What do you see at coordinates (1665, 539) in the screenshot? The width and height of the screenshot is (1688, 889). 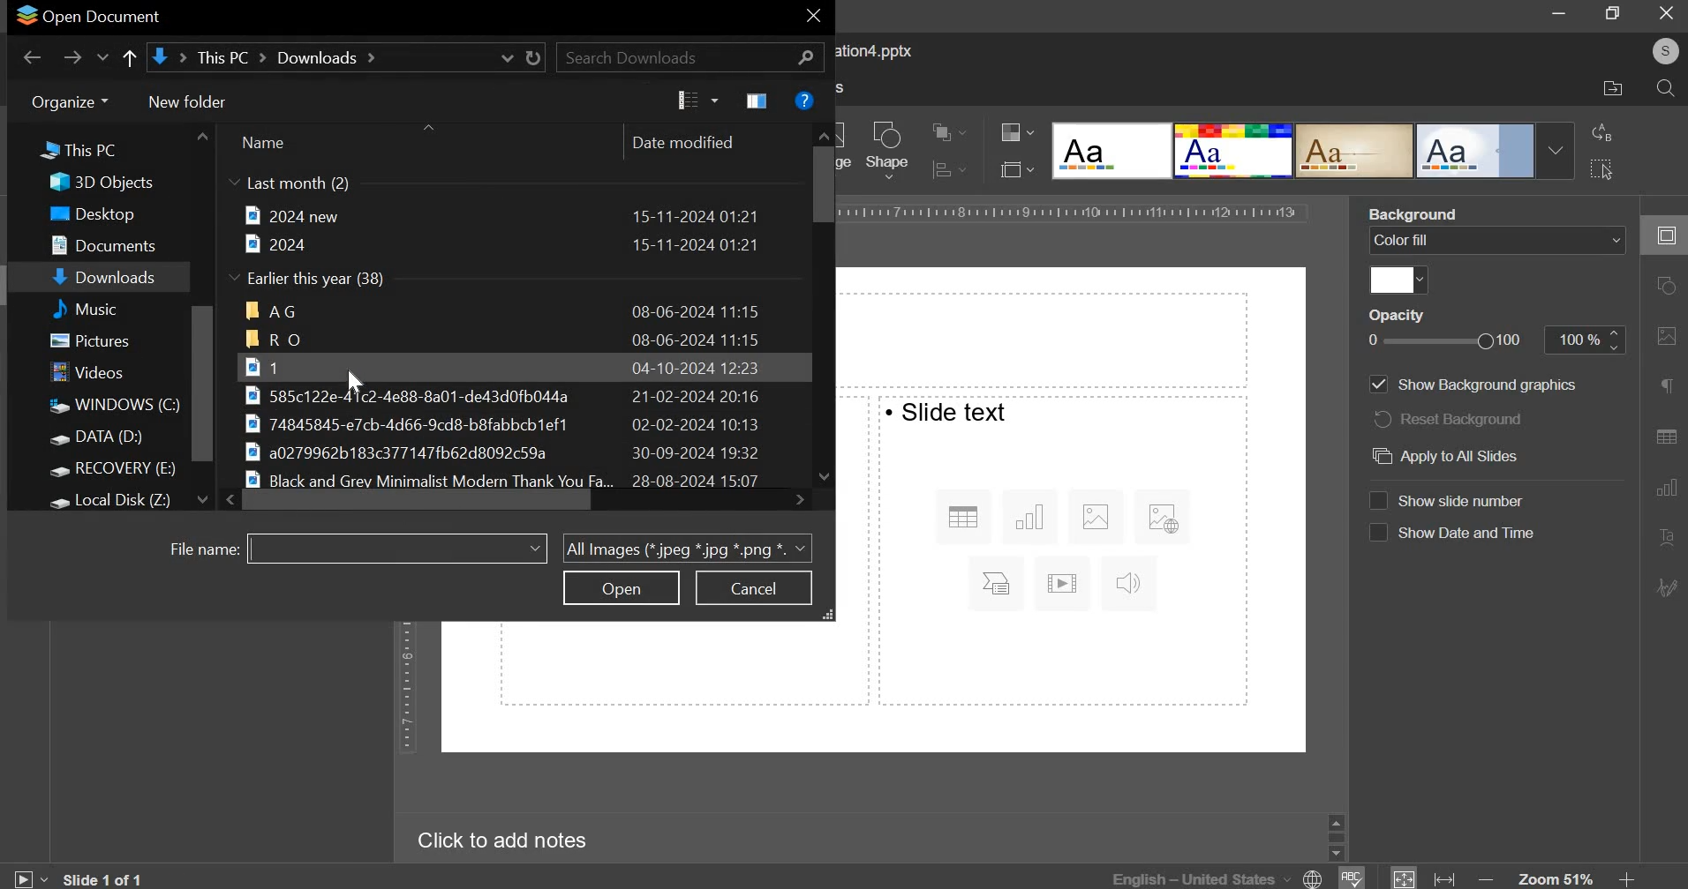 I see `text art` at bounding box center [1665, 539].